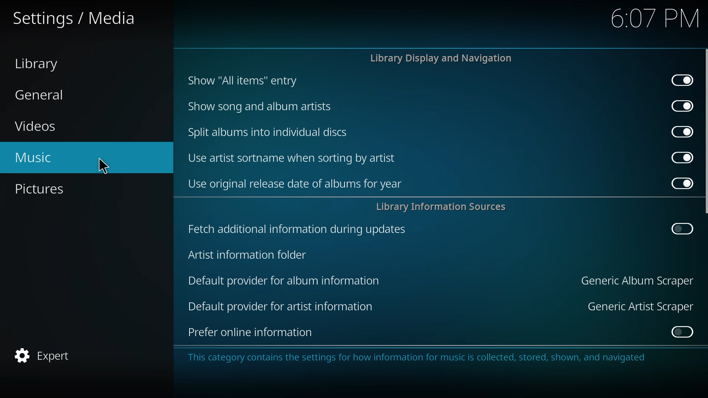 The height and width of the screenshot is (398, 708). I want to click on Use original release date of albums for year, so click(298, 186).